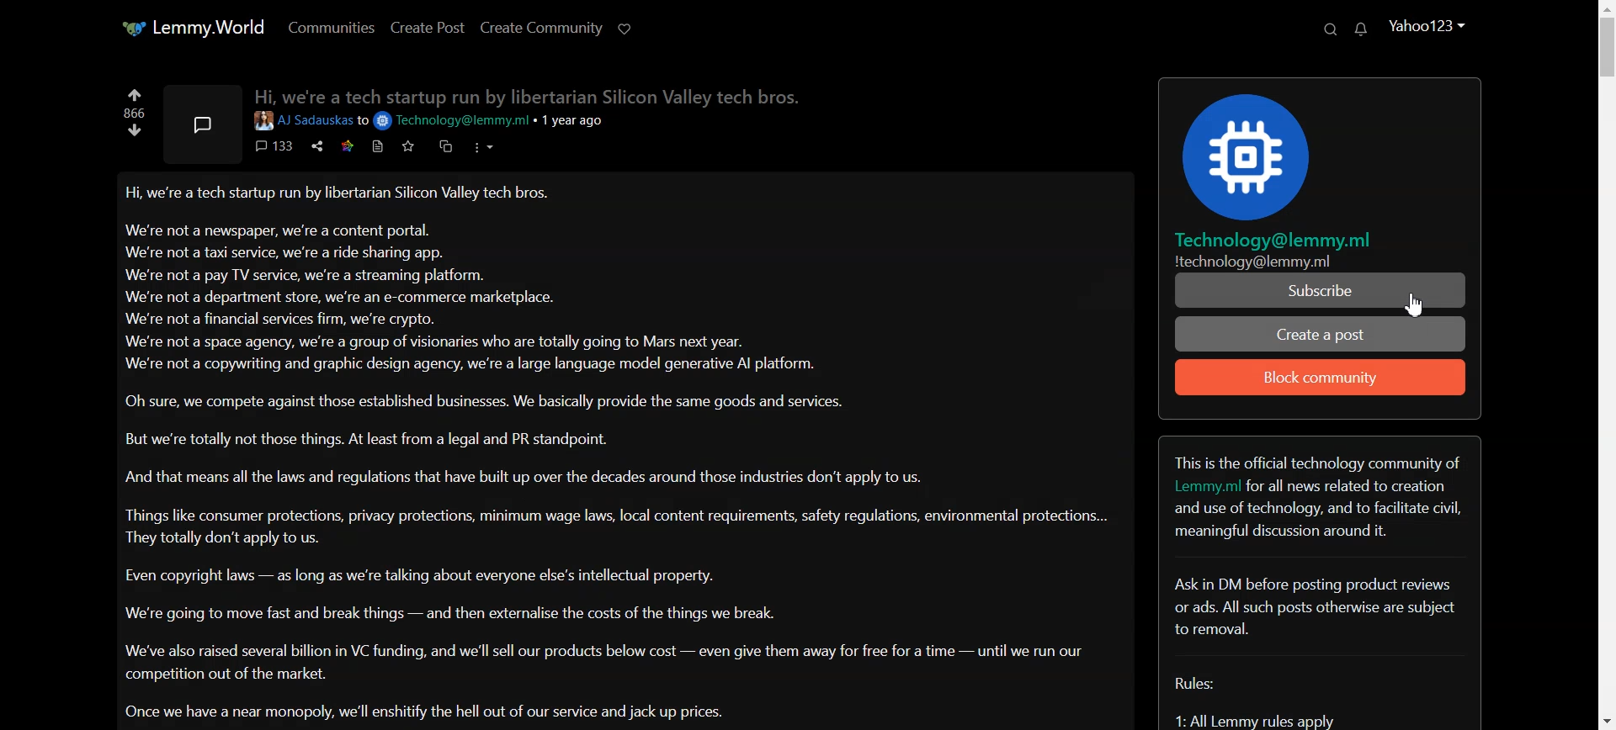  What do you see at coordinates (378, 146) in the screenshot?
I see `print` at bounding box center [378, 146].